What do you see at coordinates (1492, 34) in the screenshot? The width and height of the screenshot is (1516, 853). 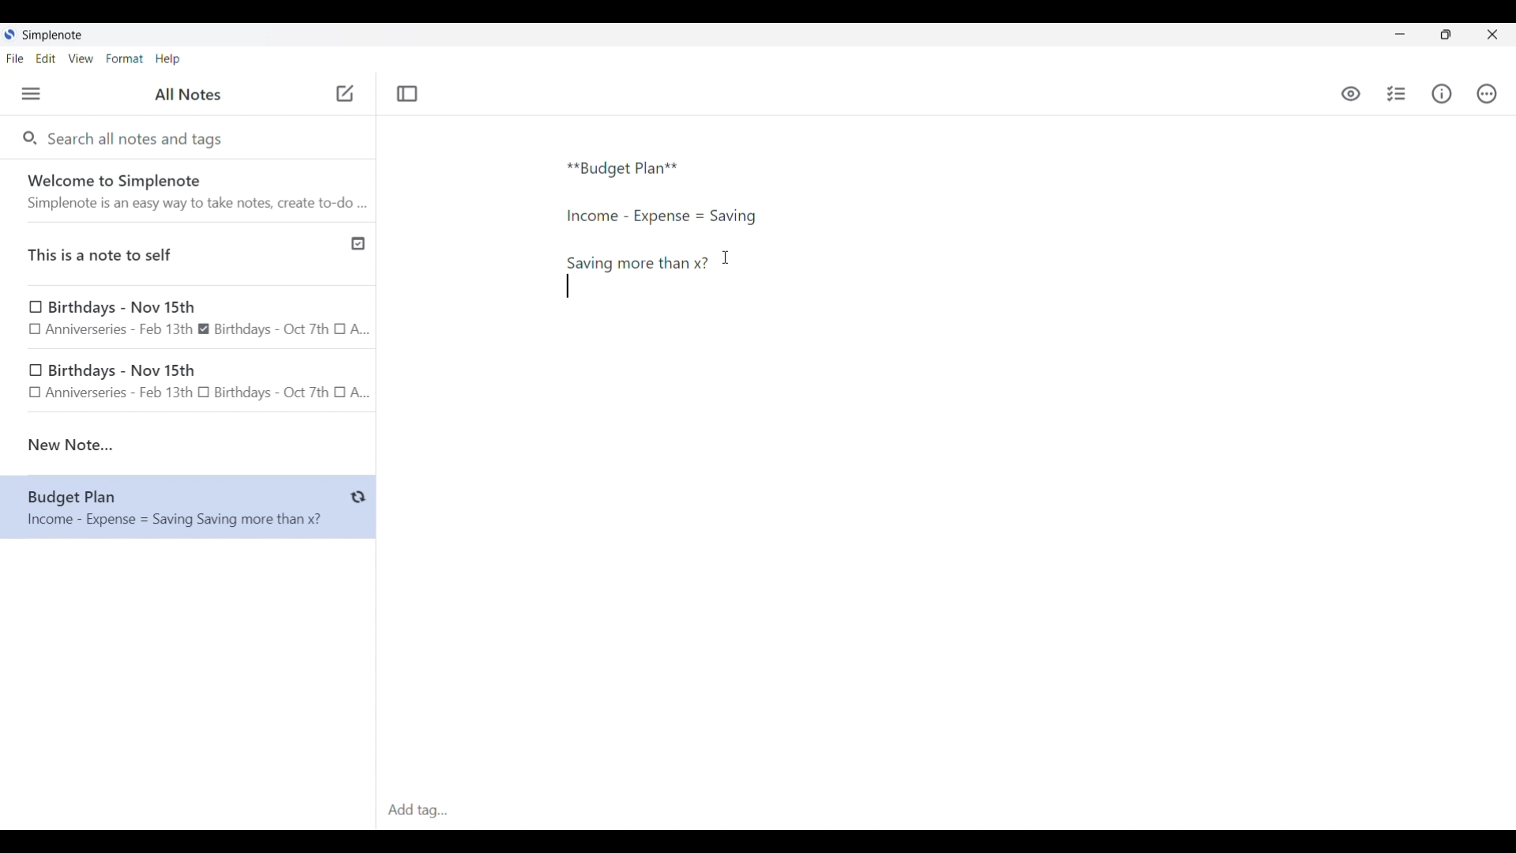 I see `Close interface` at bounding box center [1492, 34].